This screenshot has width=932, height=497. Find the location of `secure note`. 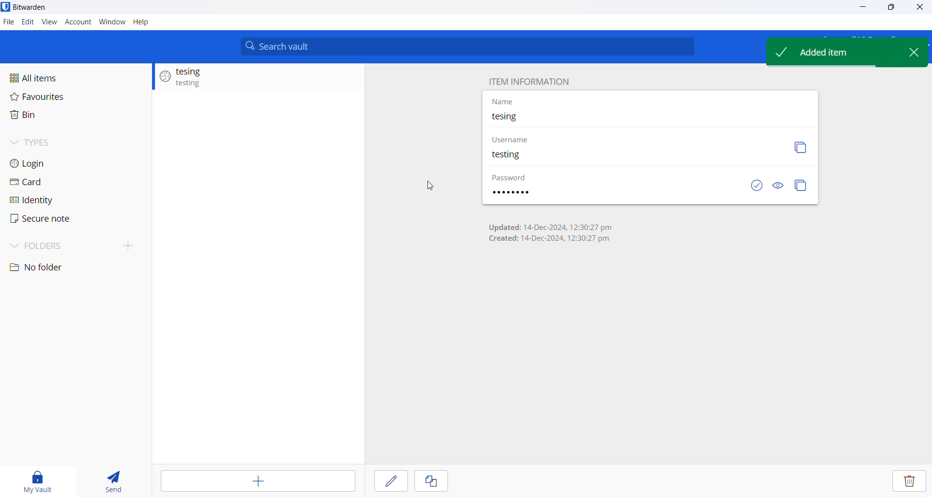

secure note is located at coordinates (53, 220).